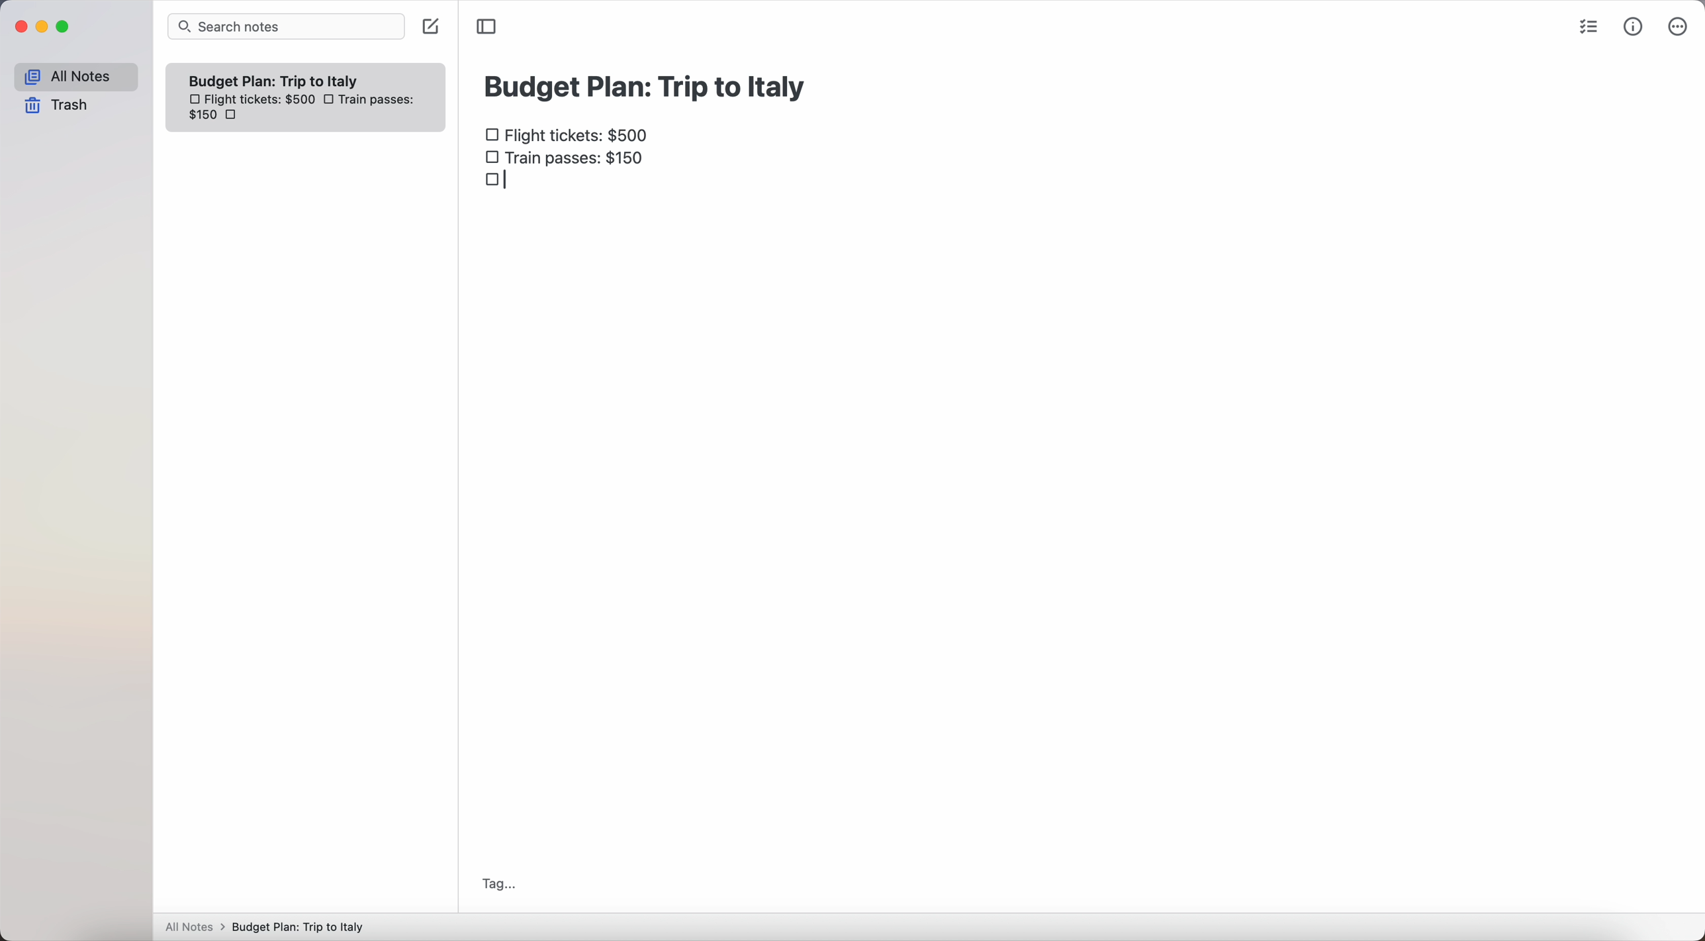  What do you see at coordinates (487, 26) in the screenshot?
I see `toggle sidebar` at bounding box center [487, 26].